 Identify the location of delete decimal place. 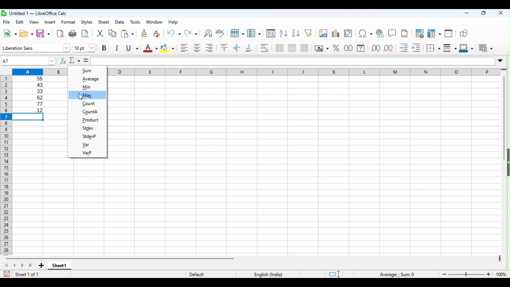
(389, 48).